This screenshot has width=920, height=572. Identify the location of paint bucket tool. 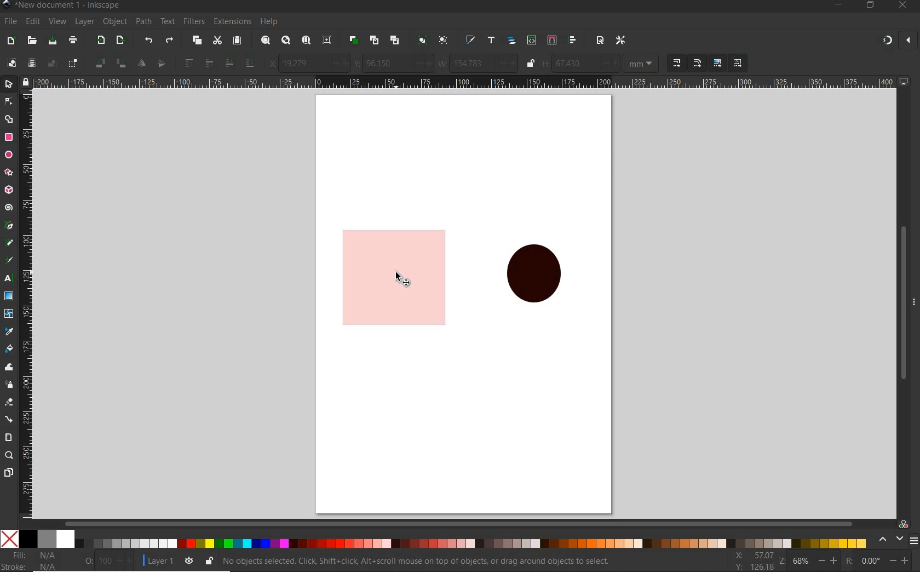
(9, 348).